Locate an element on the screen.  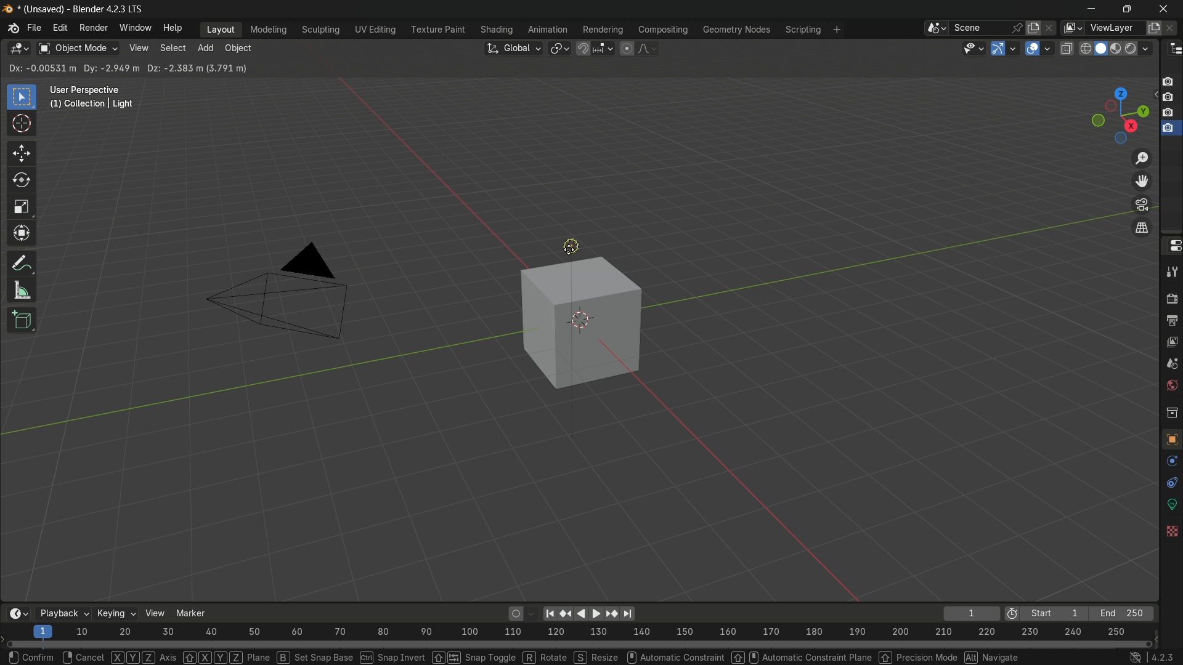
world is located at coordinates (1172, 387).